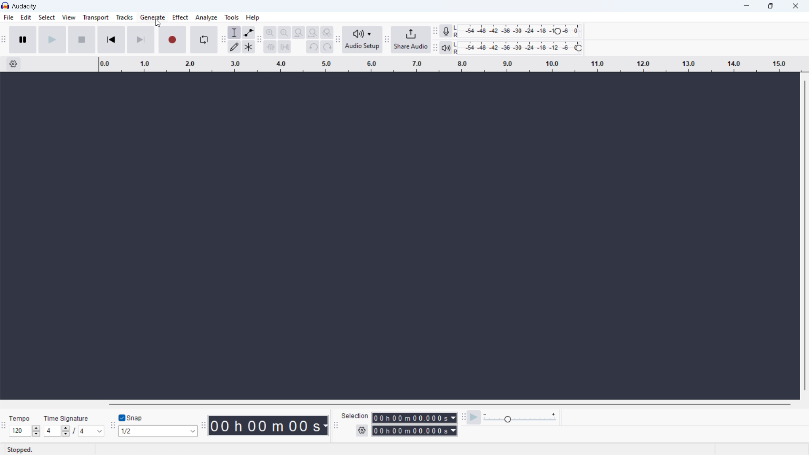 The image size is (809, 455). Describe the element at coordinates (770, 6) in the screenshot. I see `maximize` at that location.